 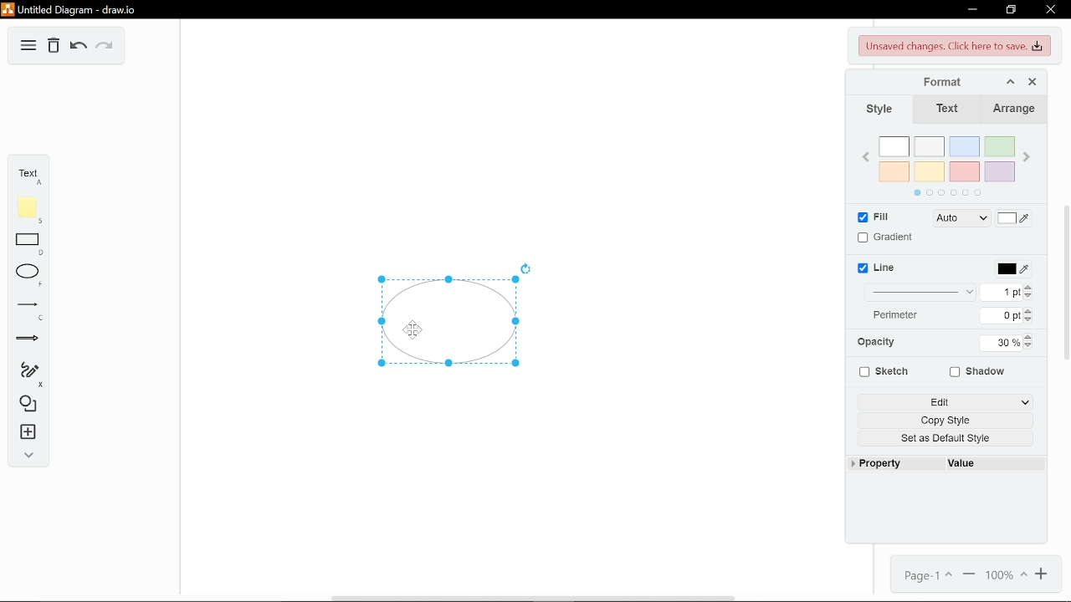 What do you see at coordinates (1008, 575) in the screenshot?
I see `Change zoom` at bounding box center [1008, 575].